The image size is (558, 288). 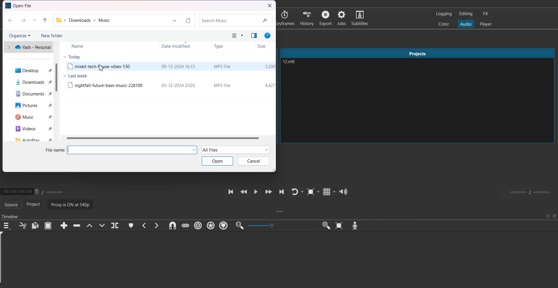 What do you see at coordinates (344, 191) in the screenshot?
I see `Show the volume control` at bounding box center [344, 191].